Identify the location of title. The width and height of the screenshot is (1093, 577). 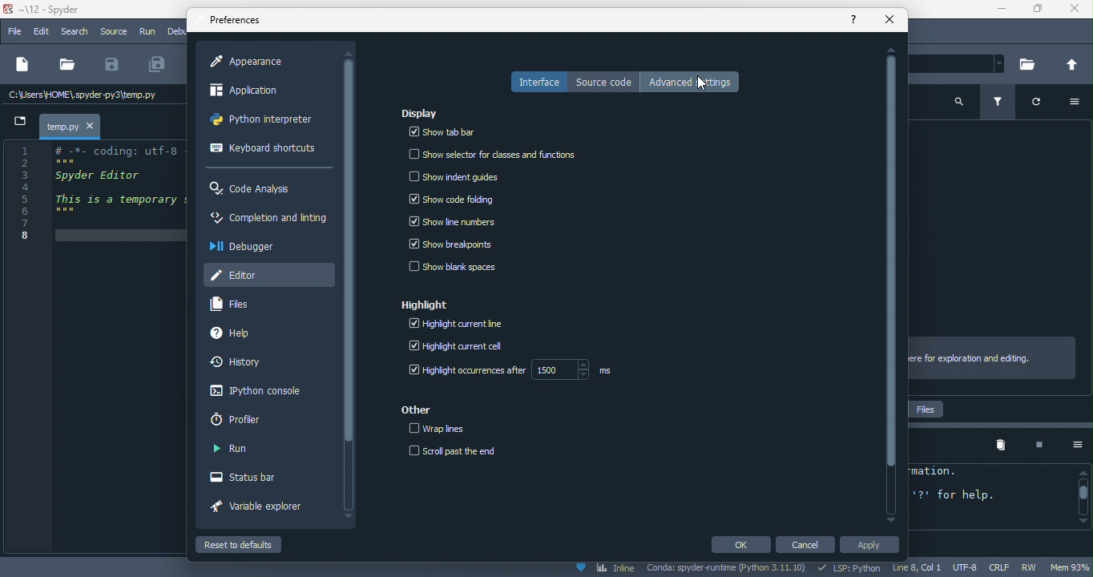
(50, 10).